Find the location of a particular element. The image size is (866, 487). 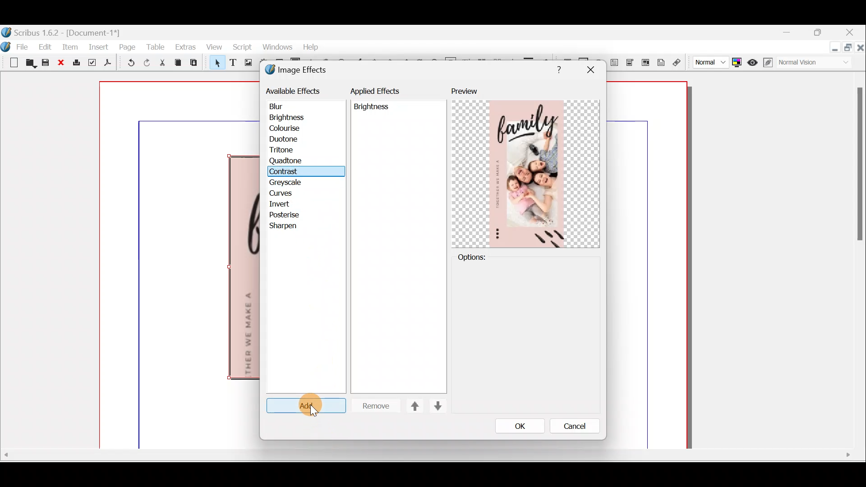

Tritone is located at coordinates (286, 151).